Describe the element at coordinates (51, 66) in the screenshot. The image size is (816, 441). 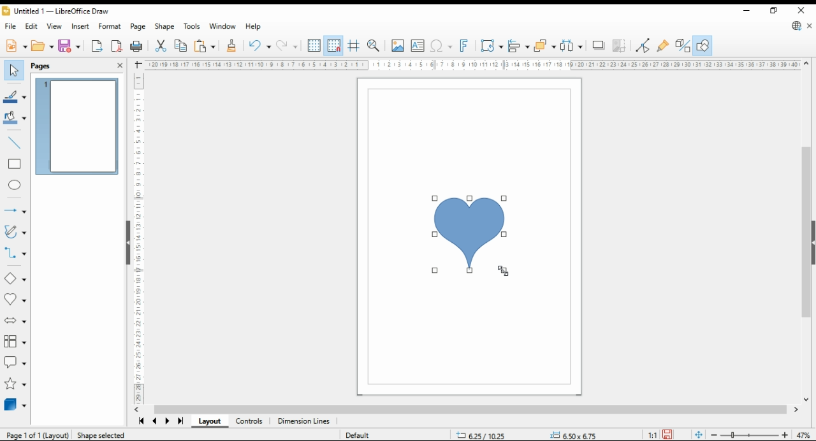
I see `pages` at that location.